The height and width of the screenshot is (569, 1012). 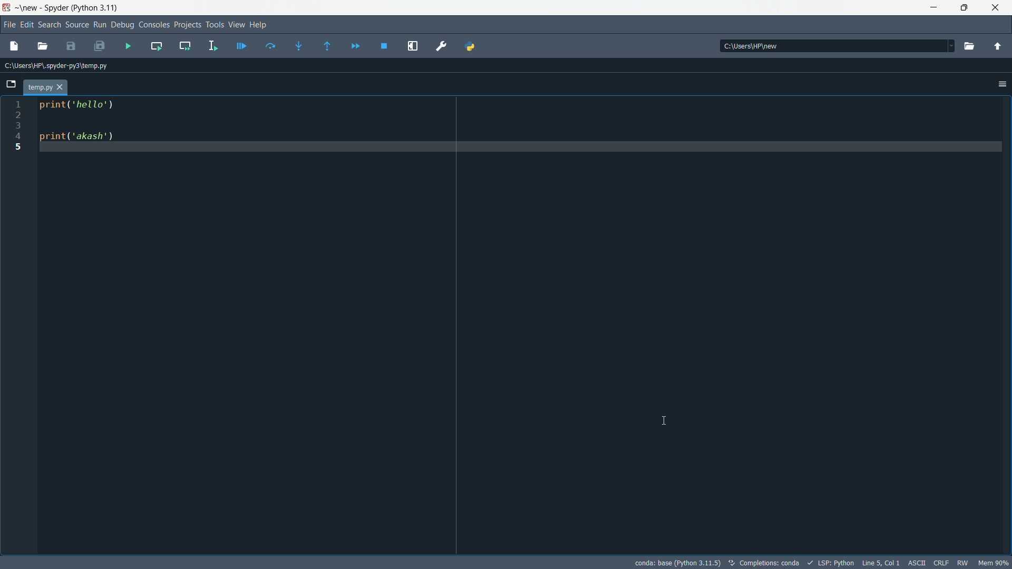 I want to click on tools menu, so click(x=215, y=24).